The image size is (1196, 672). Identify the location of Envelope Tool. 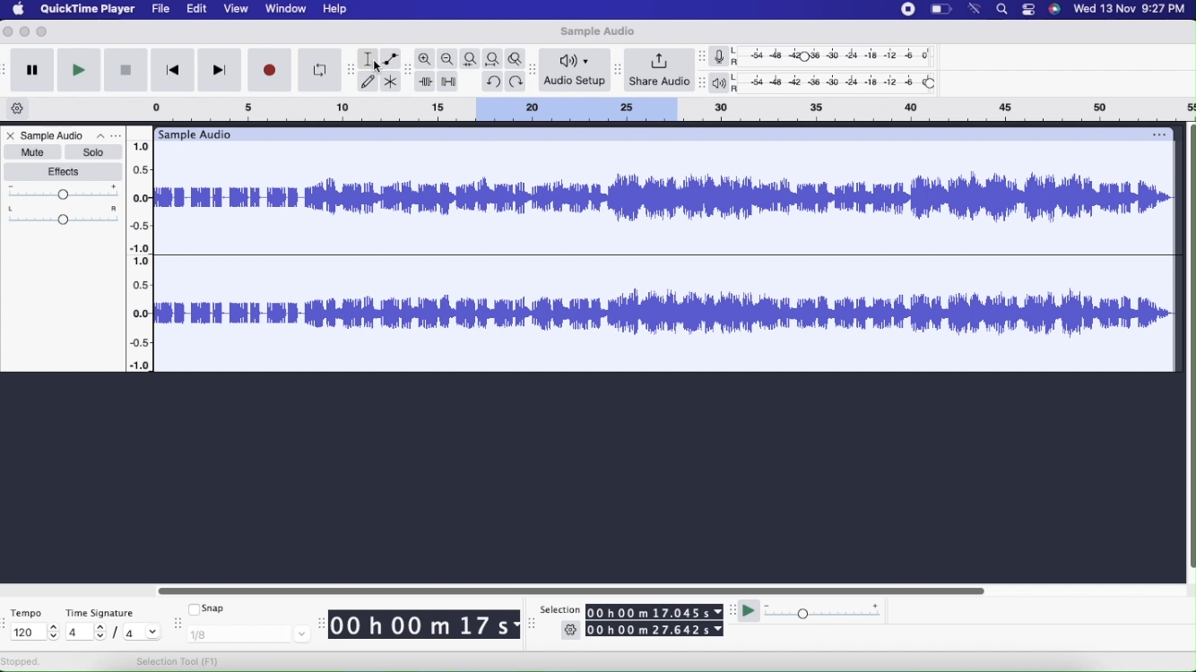
(391, 59).